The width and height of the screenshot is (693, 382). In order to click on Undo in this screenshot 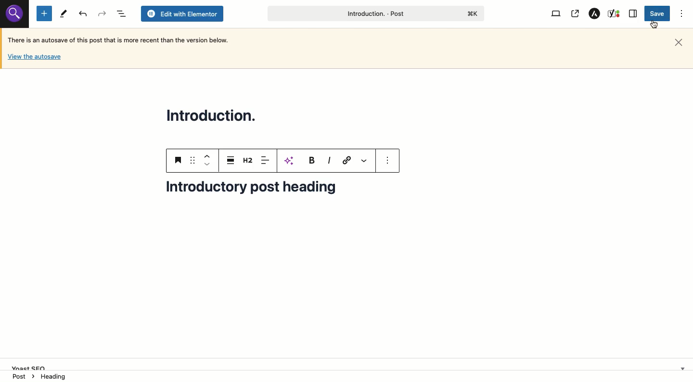, I will do `click(102, 13)`.